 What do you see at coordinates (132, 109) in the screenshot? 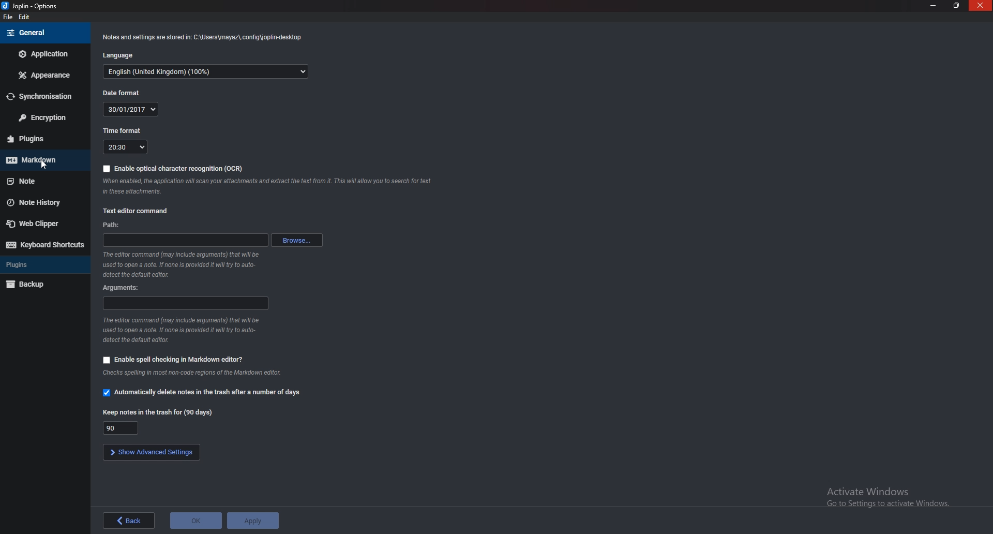
I see `30/01/2017` at bounding box center [132, 109].